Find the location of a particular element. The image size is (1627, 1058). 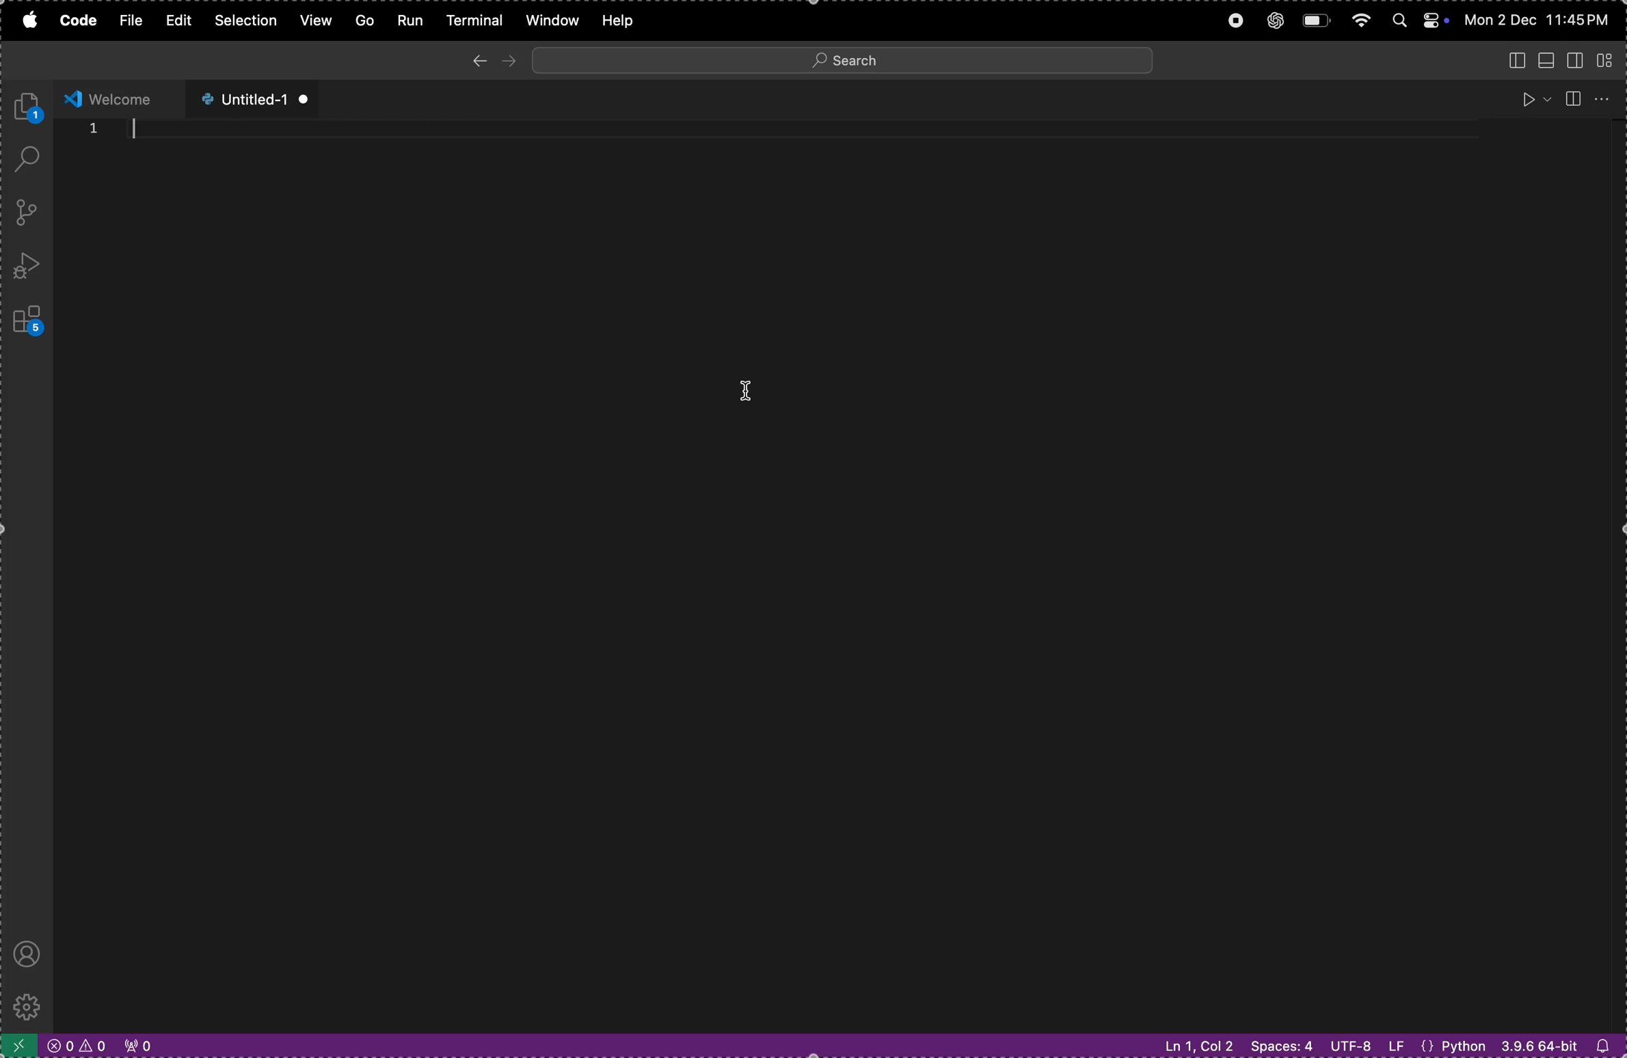

terminal is located at coordinates (474, 21).